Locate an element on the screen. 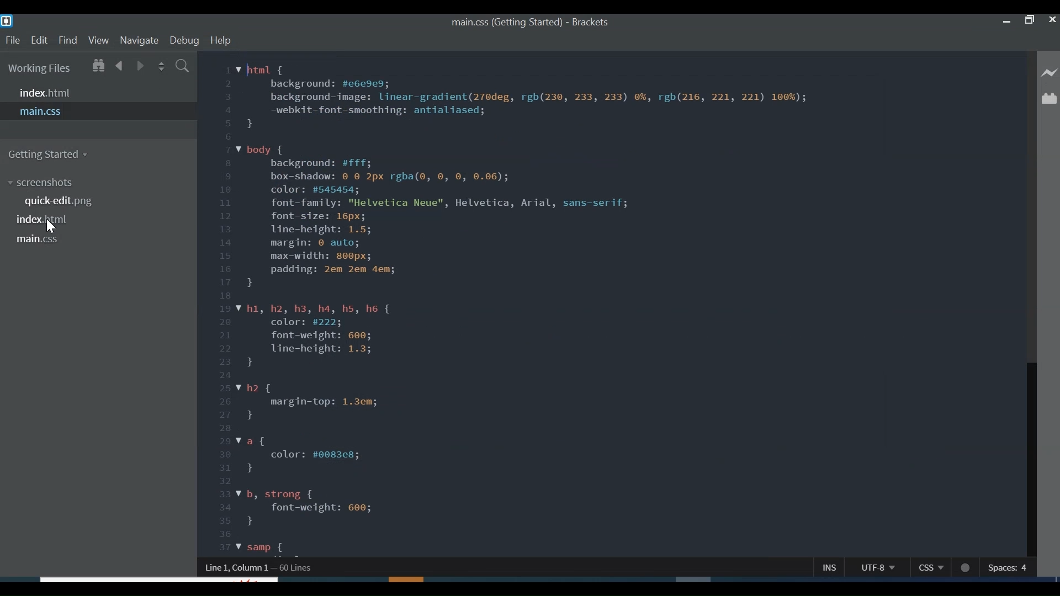 The image size is (1060, 596). Screenshots is located at coordinates (46, 183).